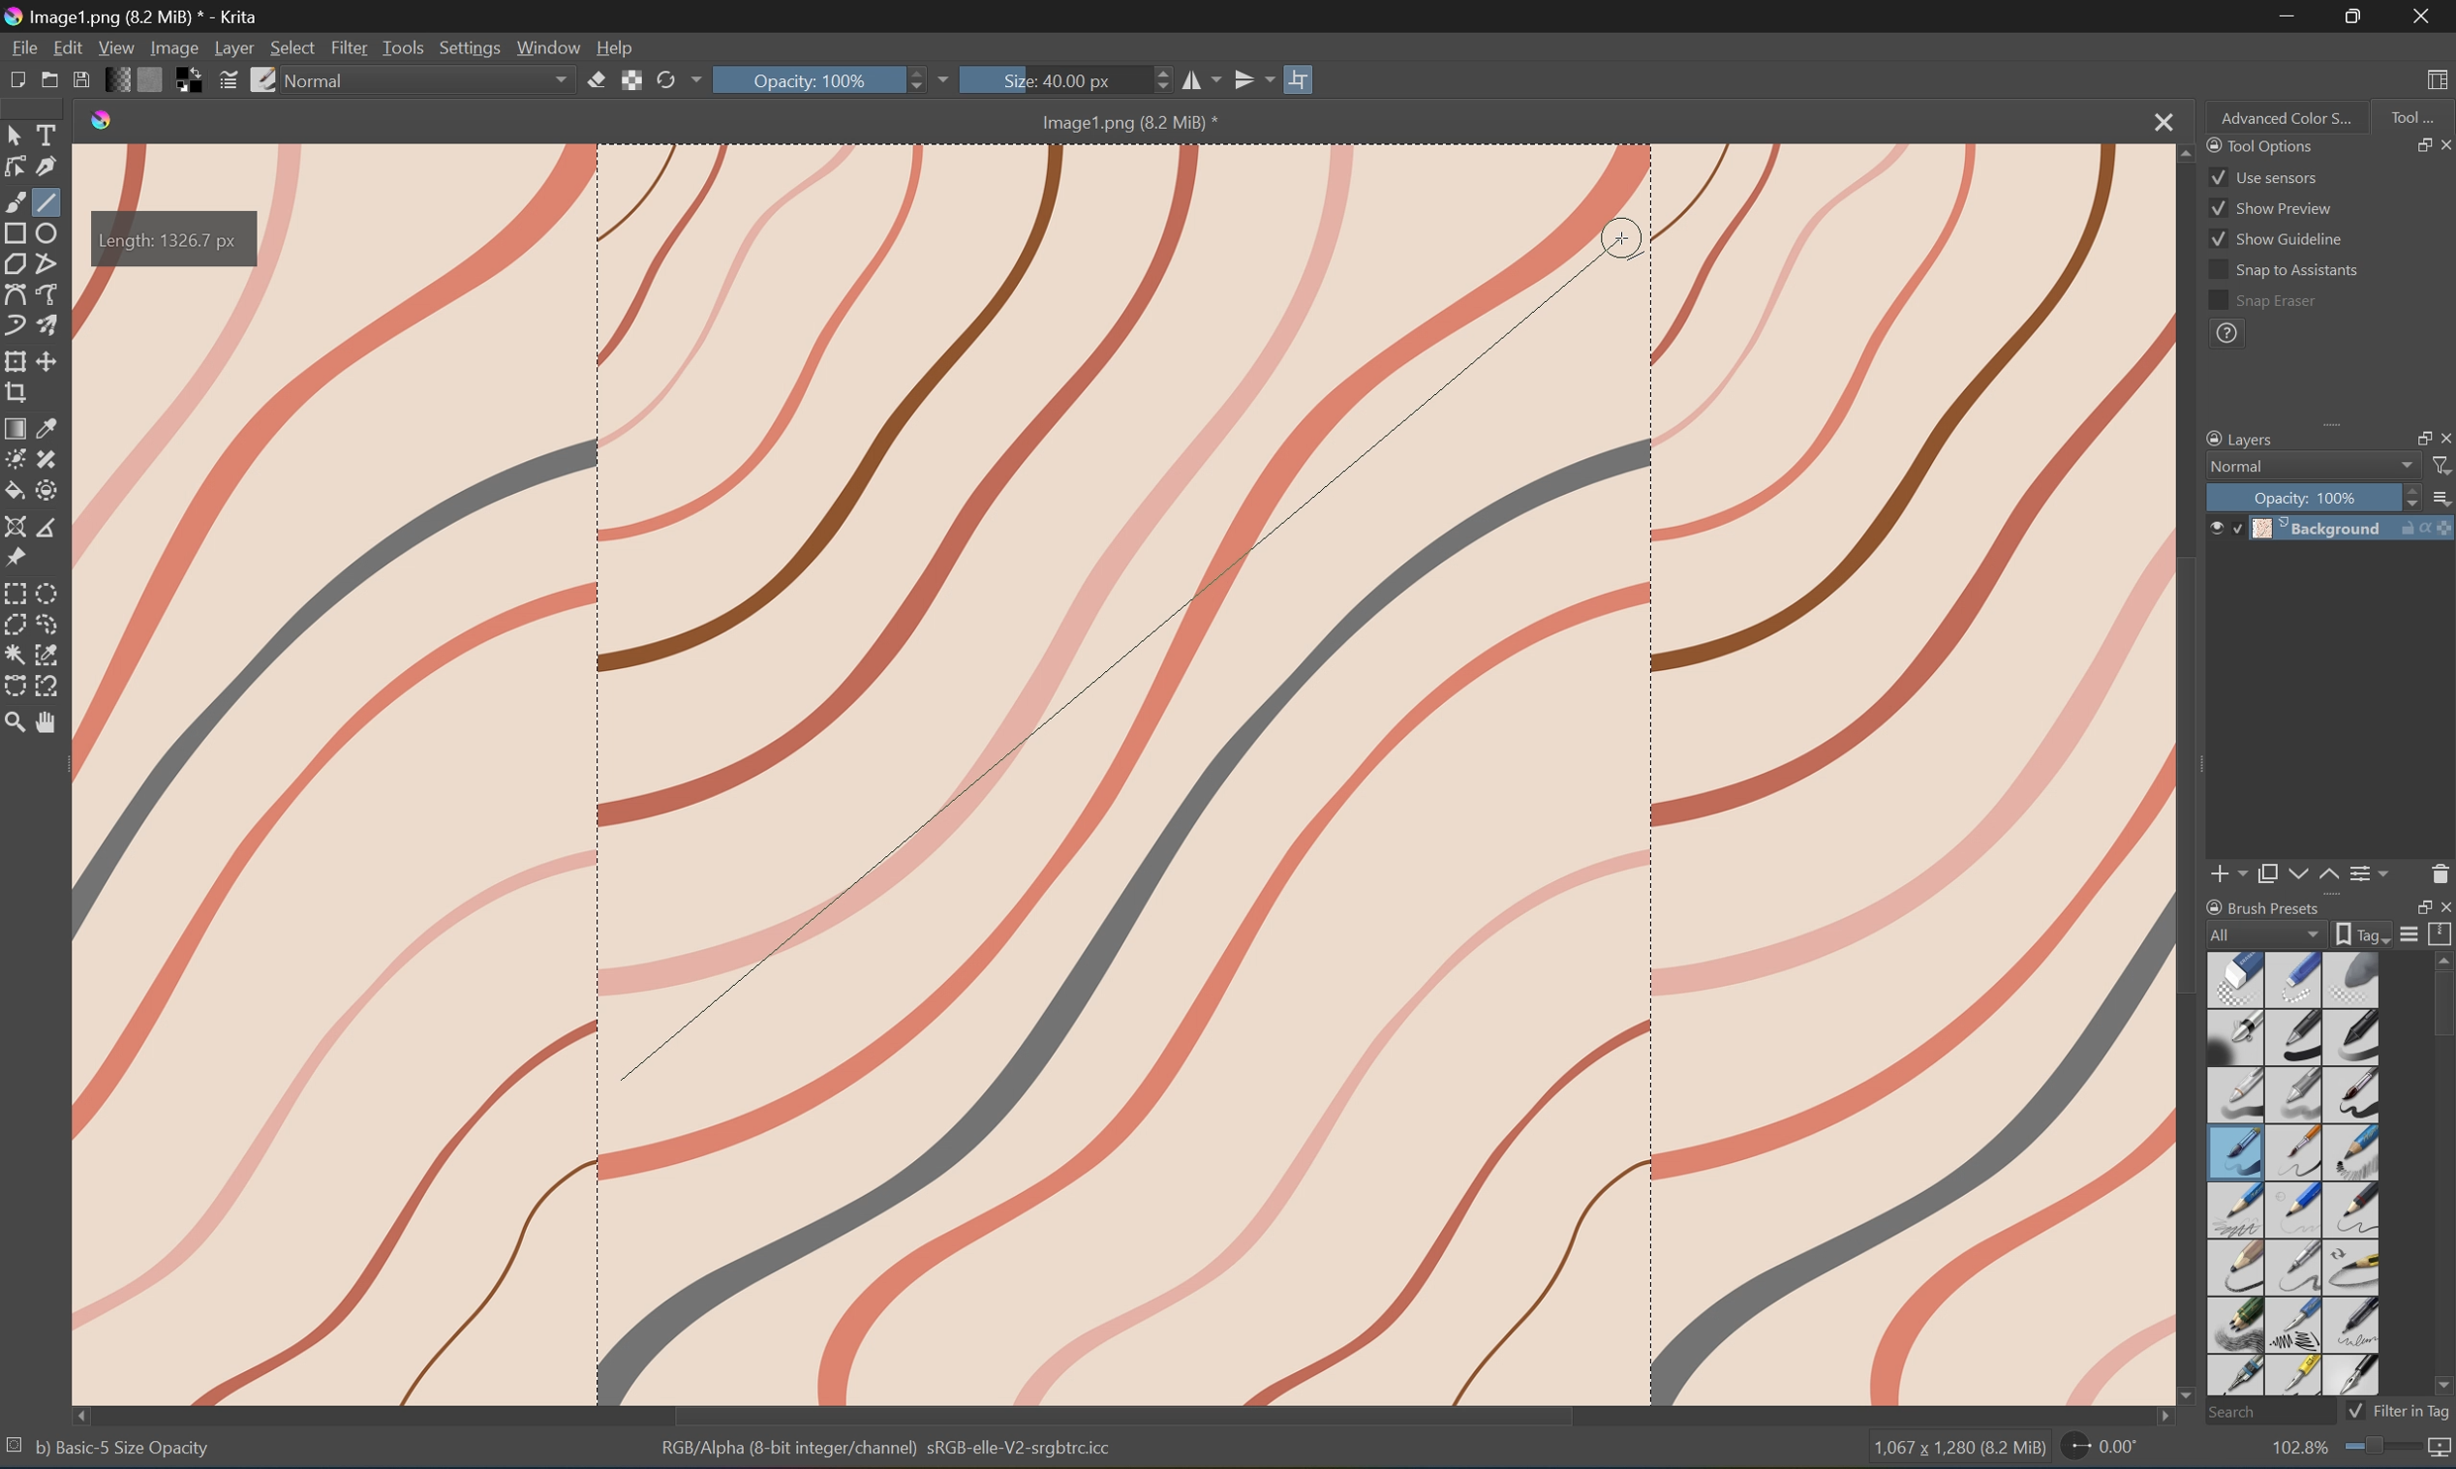 The height and width of the screenshot is (1469, 2456). What do you see at coordinates (17, 528) in the screenshot?
I see `Assistant tool` at bounding box center [17, 528].